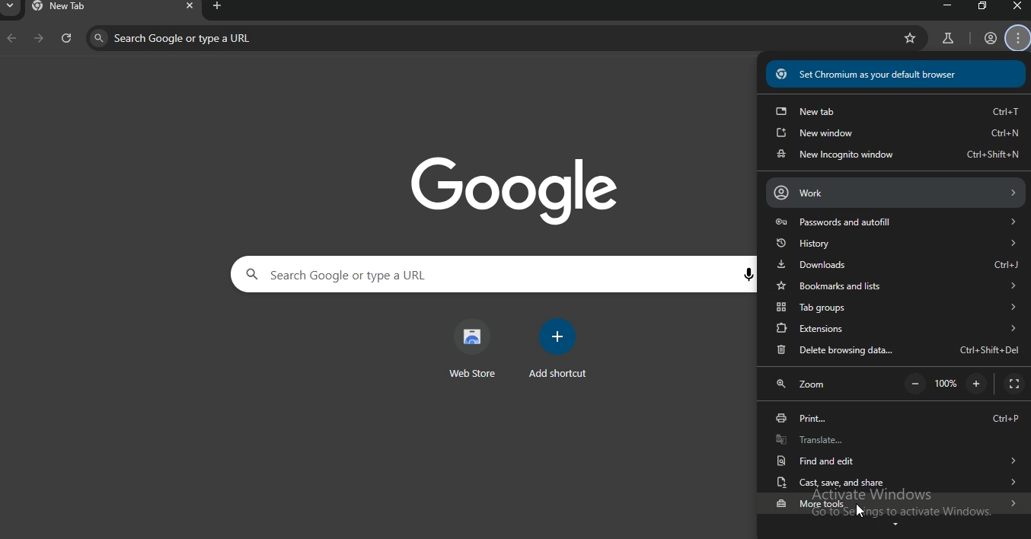  Describe the element at coordinates (892, 223) in the screenshot. I see `passwords and autofill` at that location.